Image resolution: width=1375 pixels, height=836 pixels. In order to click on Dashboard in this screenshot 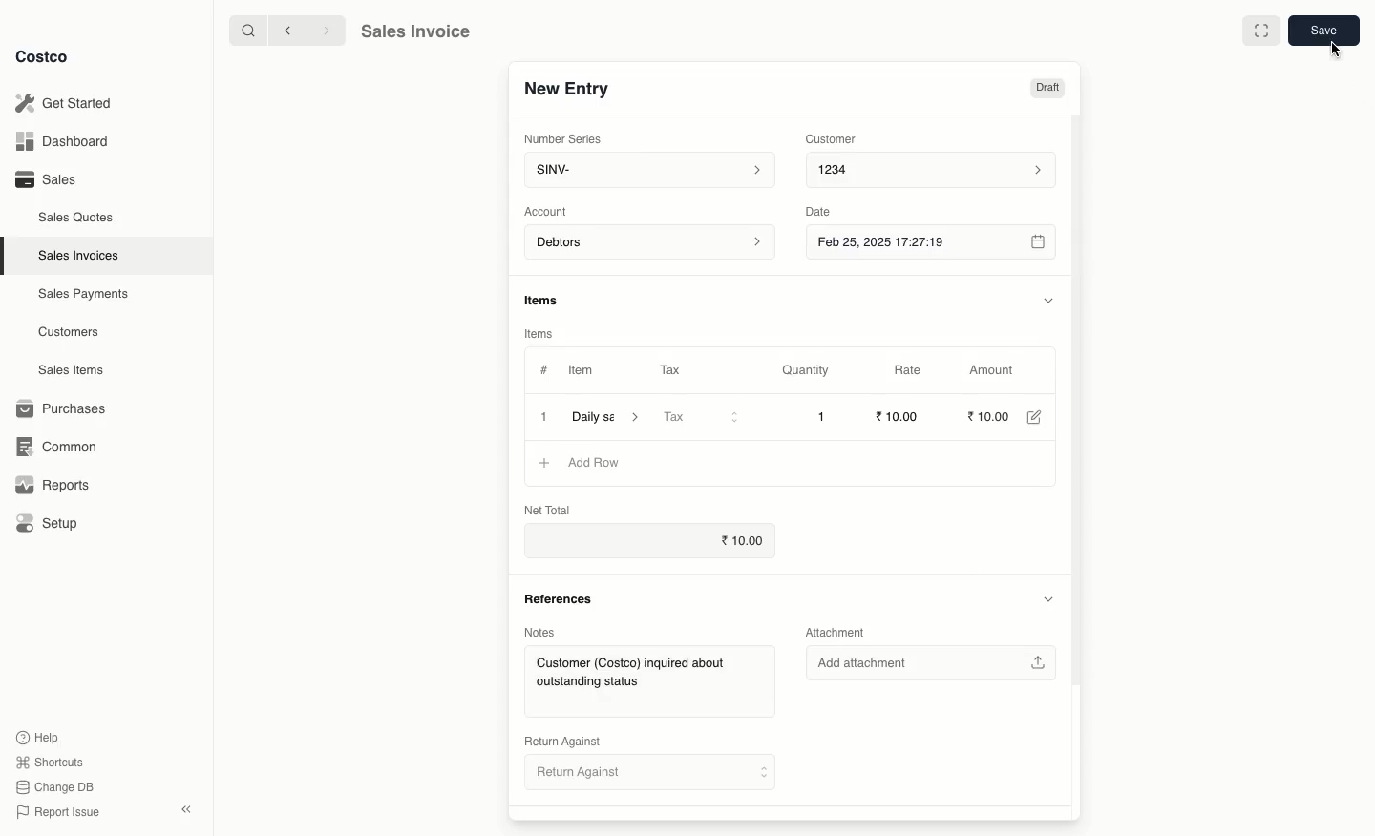, I will do `click(67, 139)`.